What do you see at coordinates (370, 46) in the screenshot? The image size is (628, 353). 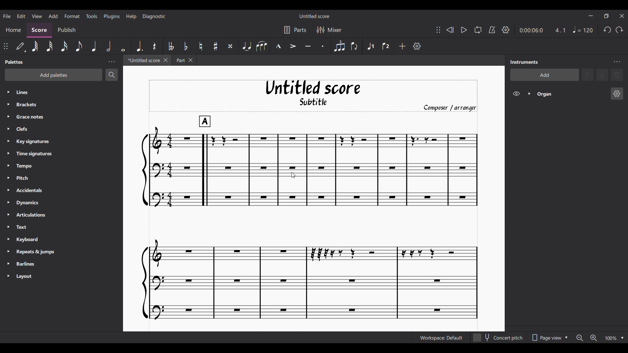 I see `Voice 1` at bounding box center [370, 46].